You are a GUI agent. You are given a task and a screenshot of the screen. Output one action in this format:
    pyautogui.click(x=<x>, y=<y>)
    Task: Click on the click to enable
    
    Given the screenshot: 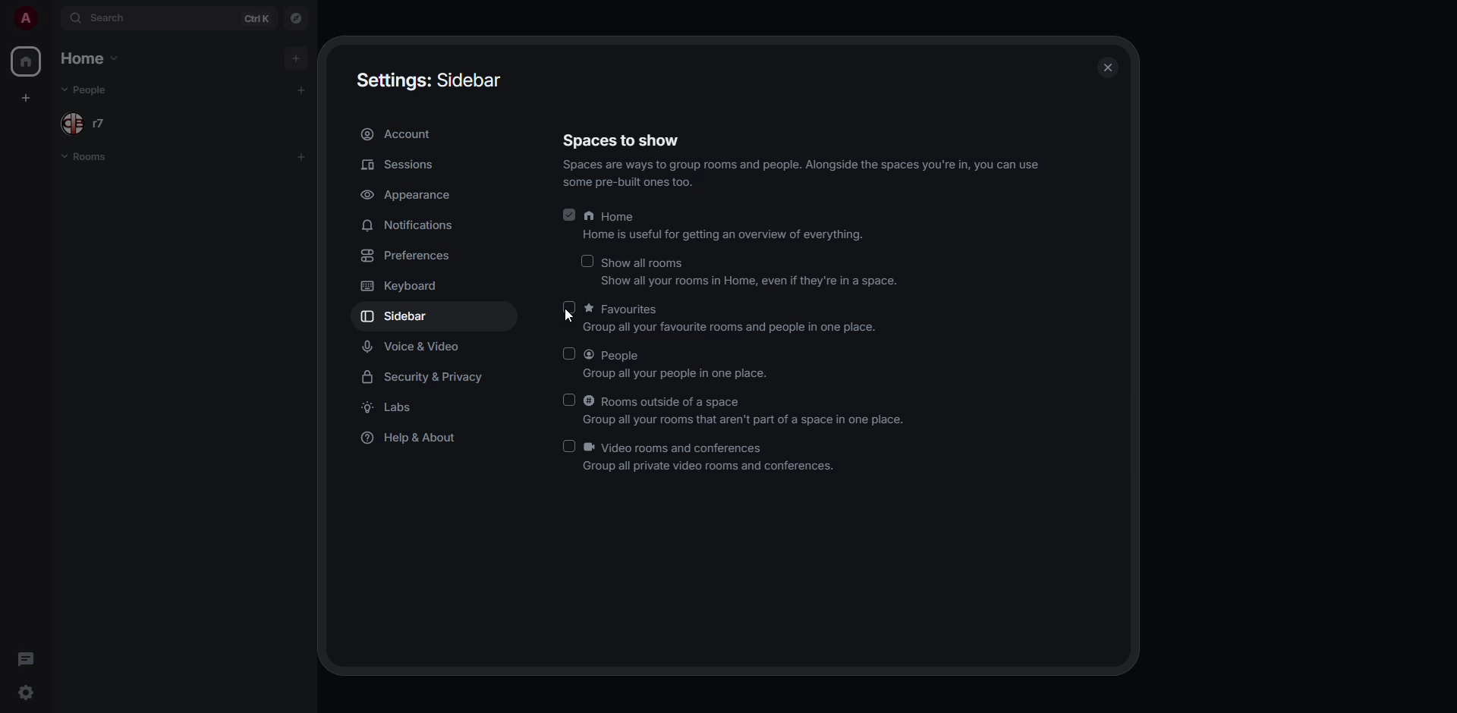 What is the action you would take?
    pyautogui.click(x=587, y=261)
    